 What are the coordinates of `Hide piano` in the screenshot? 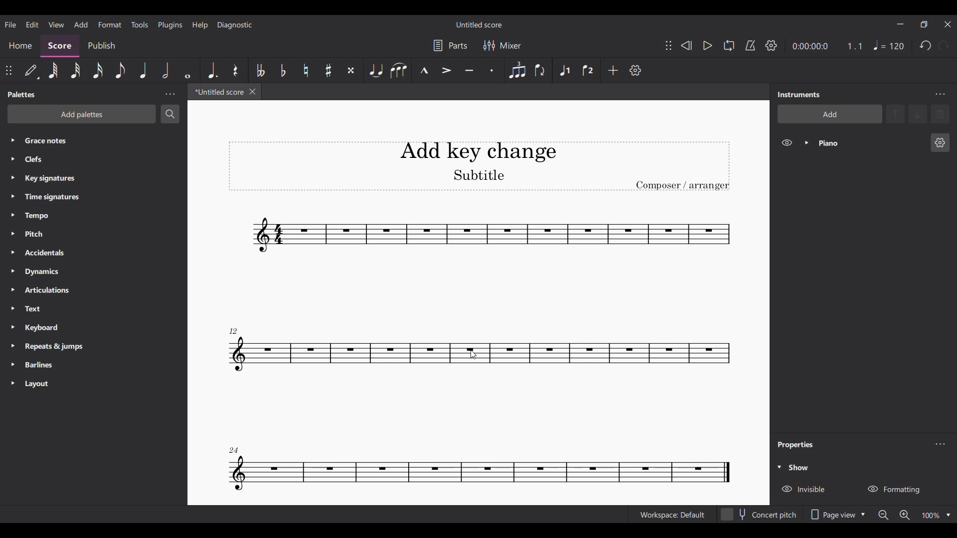 It's located at (787, 142).